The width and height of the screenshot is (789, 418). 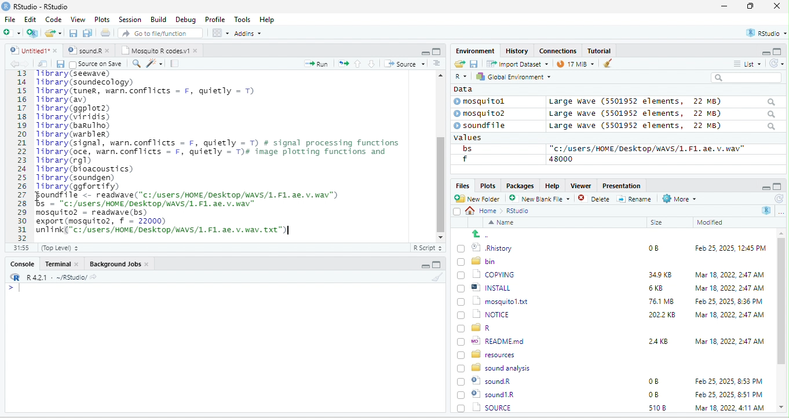 I want to click on refresh, so click(x=778, y=199).